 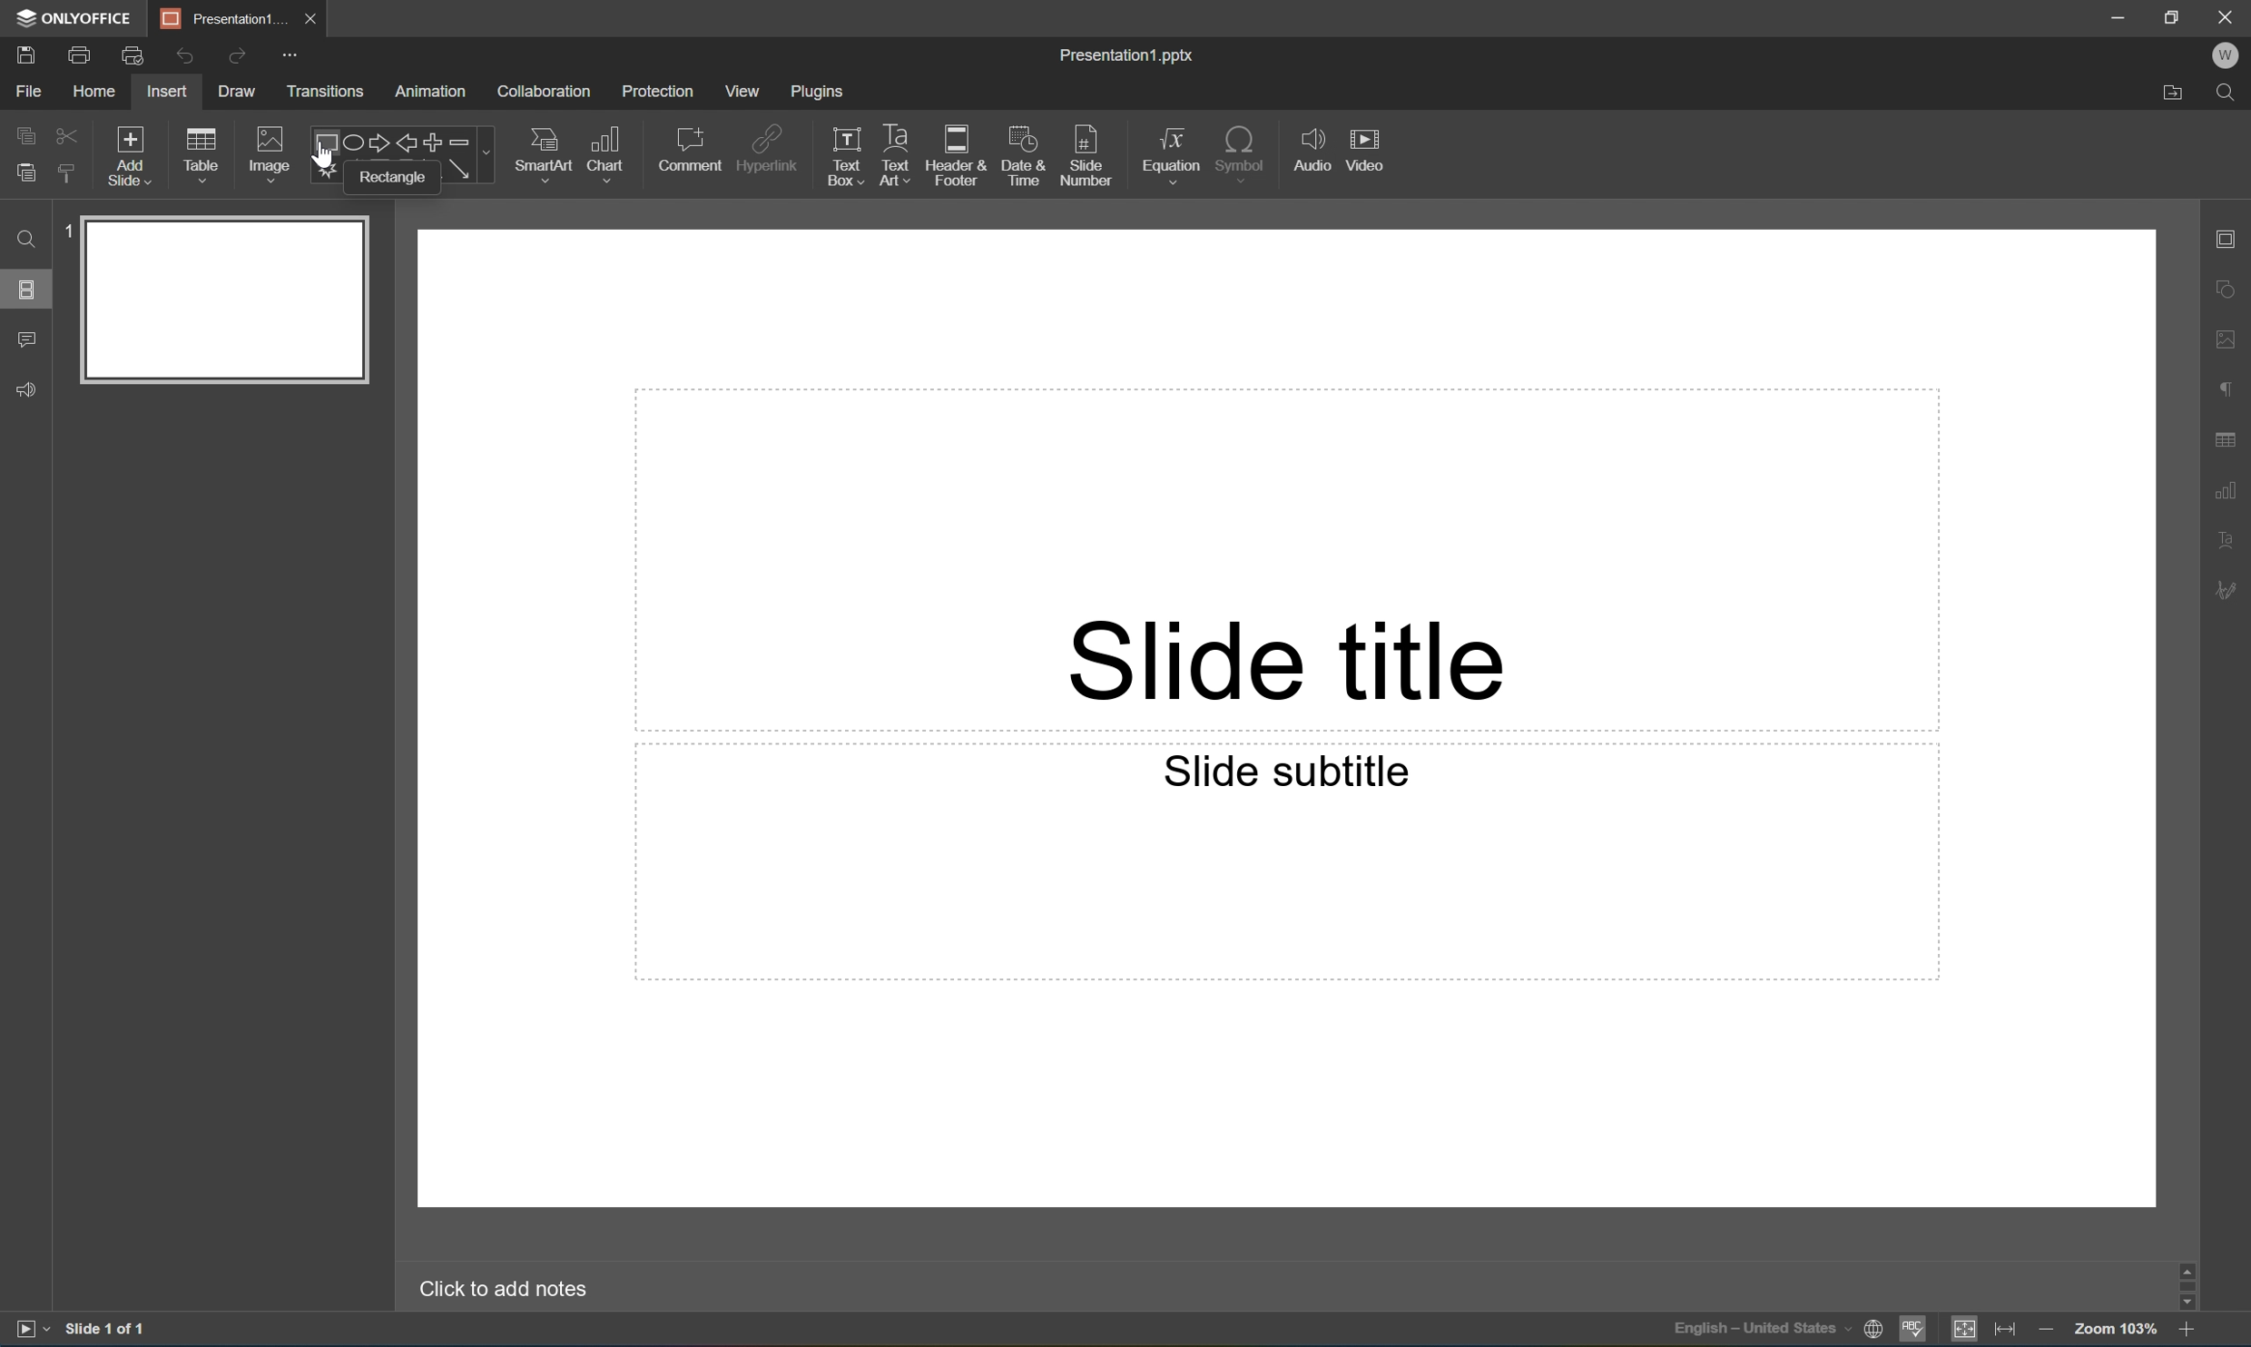 I want to click on Quick Print, so click(x=131, y=54).